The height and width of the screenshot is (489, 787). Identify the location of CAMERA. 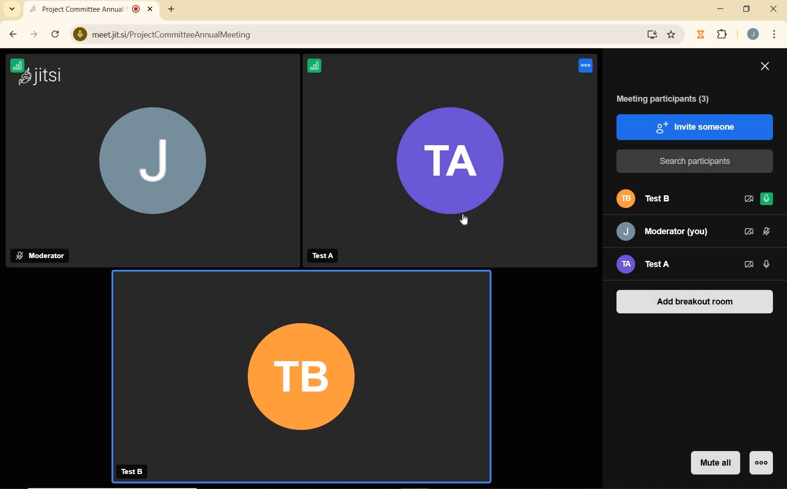
(749, 232).